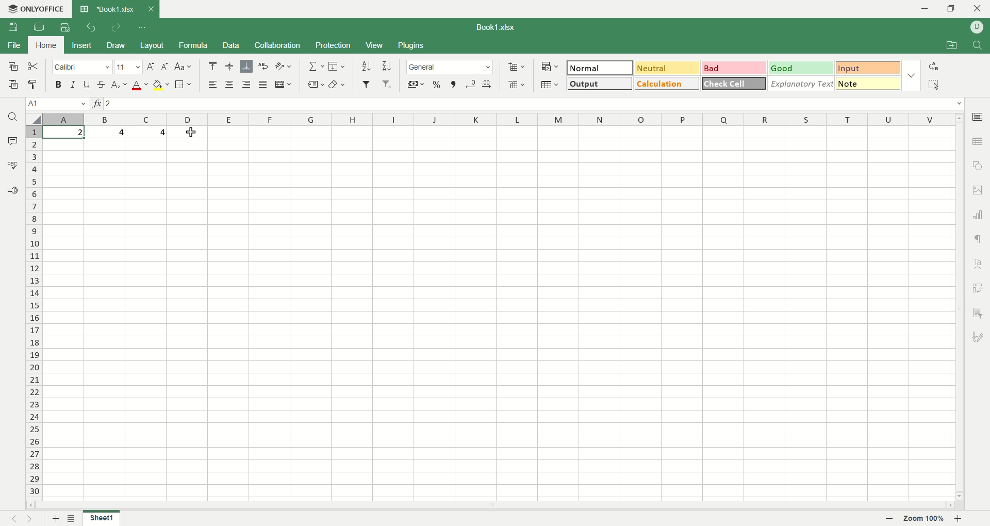  Describe the element at coordinates (73, 518) in the screenshot. I see `sheet list` at that location.